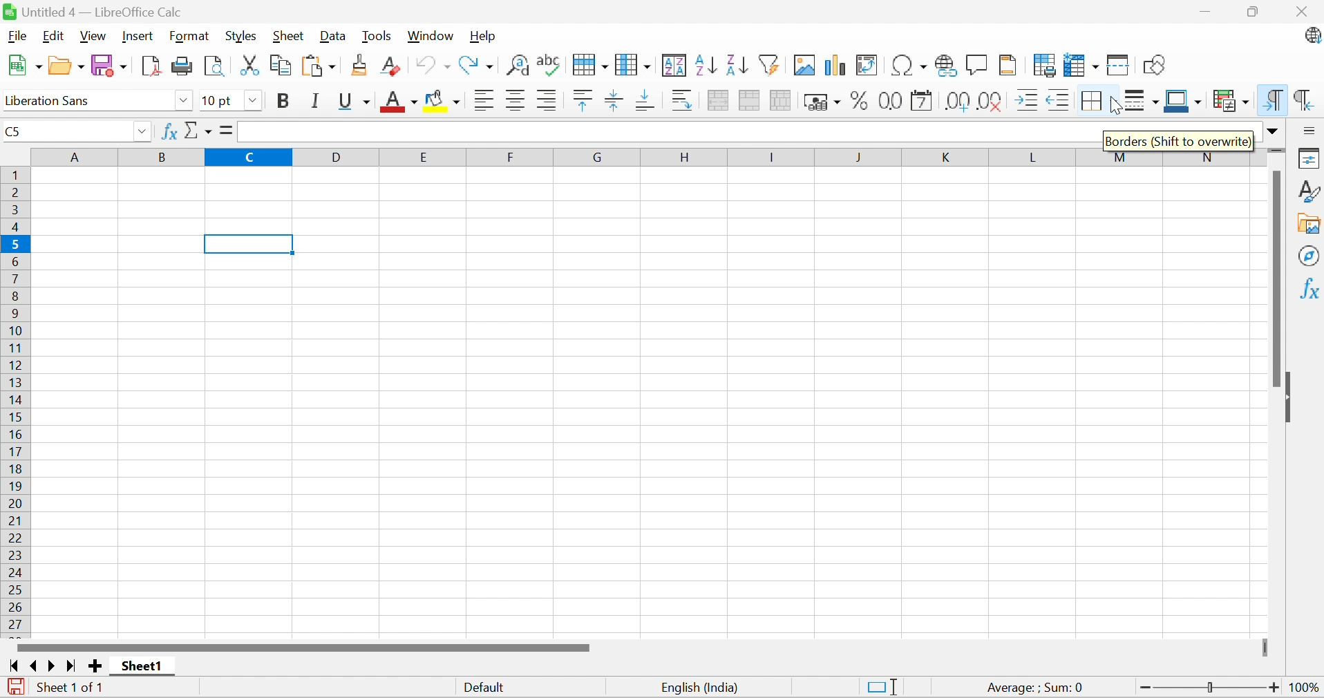  Describe the element at coordinates (281, 64) in the screenshot. I see `Copy` at that location.